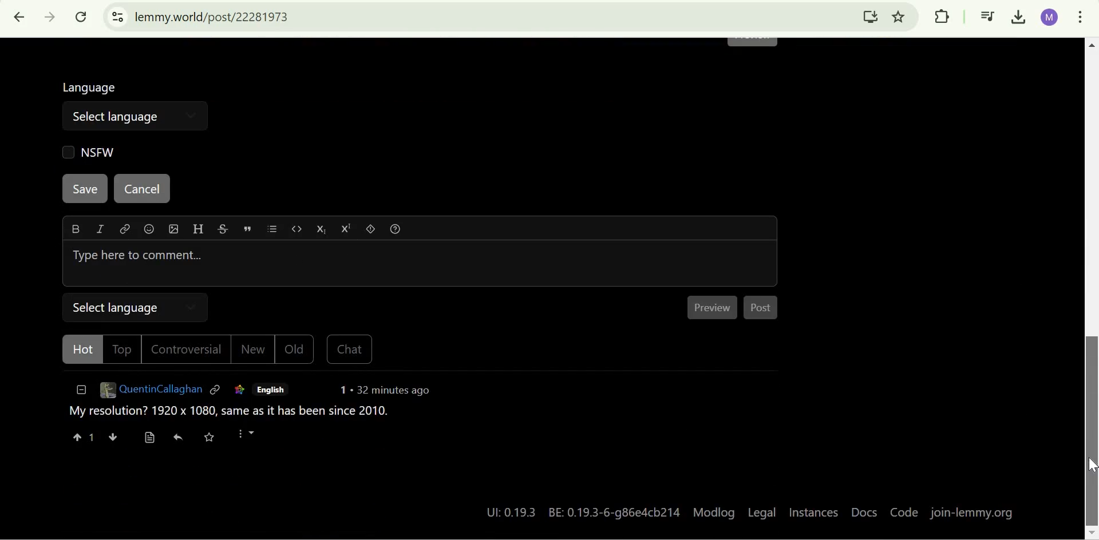 This screenshot has height=540, width=1099. What do you see at coordinates (864, 514) in the screenshot?
I see `Docs` at bounding box center [864, 514].